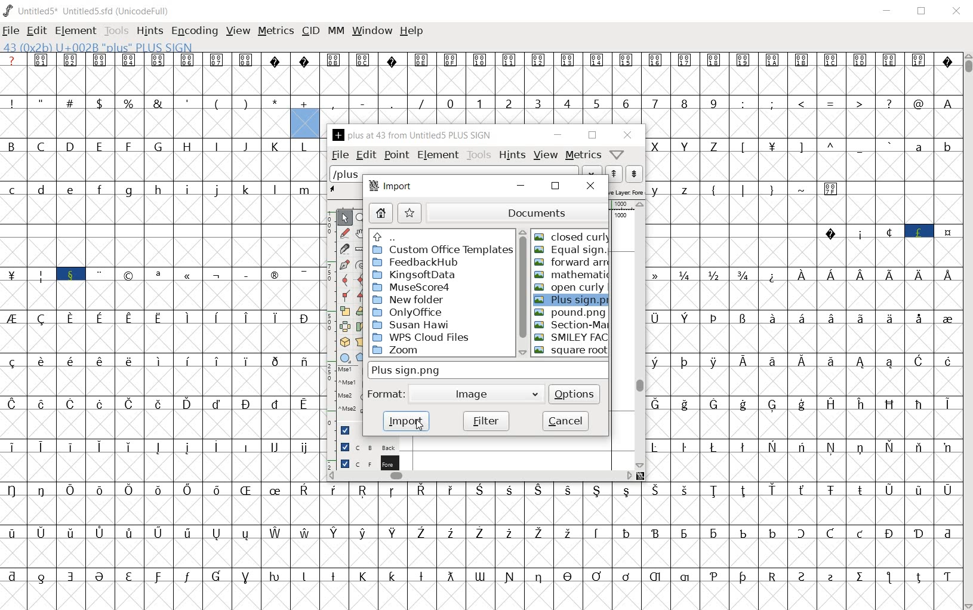 This screenshot has width=973, height=610. Describe the element at coordinates (409, 212) in the screenshot. I see `star` at that location.